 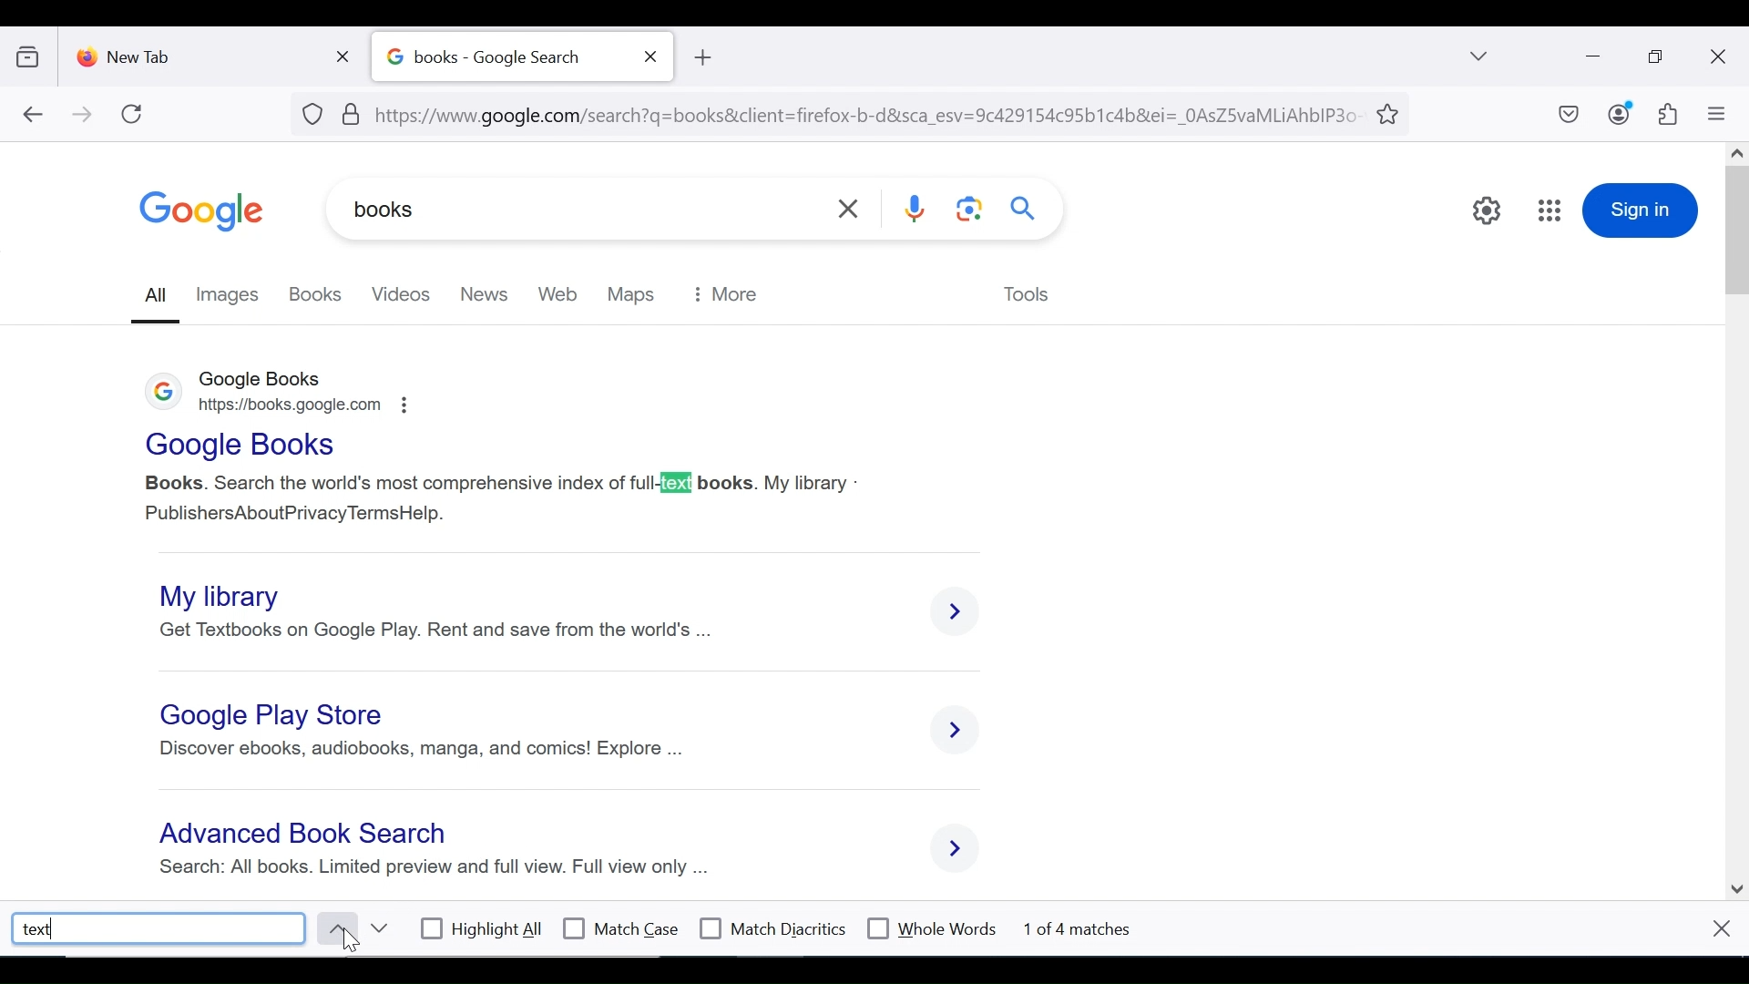 I want to click on search: all books. limited preview and full view. Full view only ..., so click(x=435, y=867).